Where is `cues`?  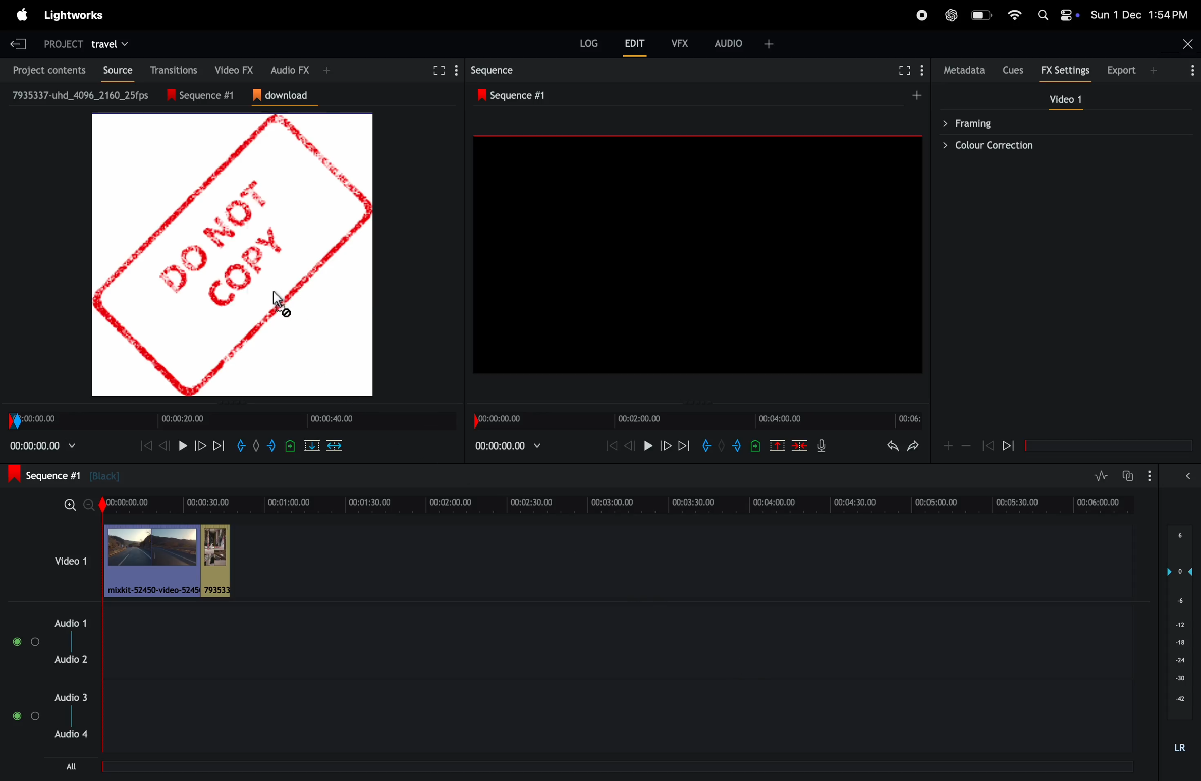 cues is located at coordinates (1014, 70).